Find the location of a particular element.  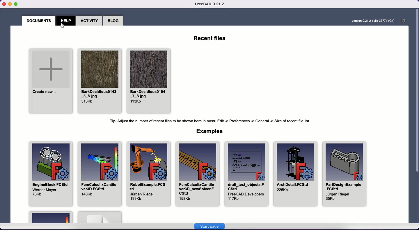

Create new project is located at coordinates (50, 80).